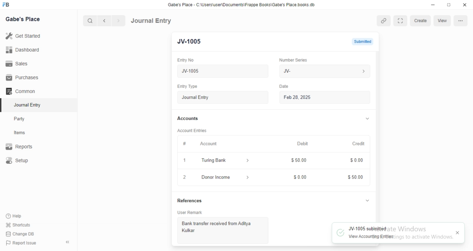 The height and width of the screenshot is (251, 473). I want to click on Accounts., so click(191, 119).